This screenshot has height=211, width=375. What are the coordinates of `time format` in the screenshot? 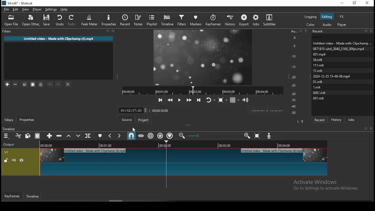 It's located at (268, 111).